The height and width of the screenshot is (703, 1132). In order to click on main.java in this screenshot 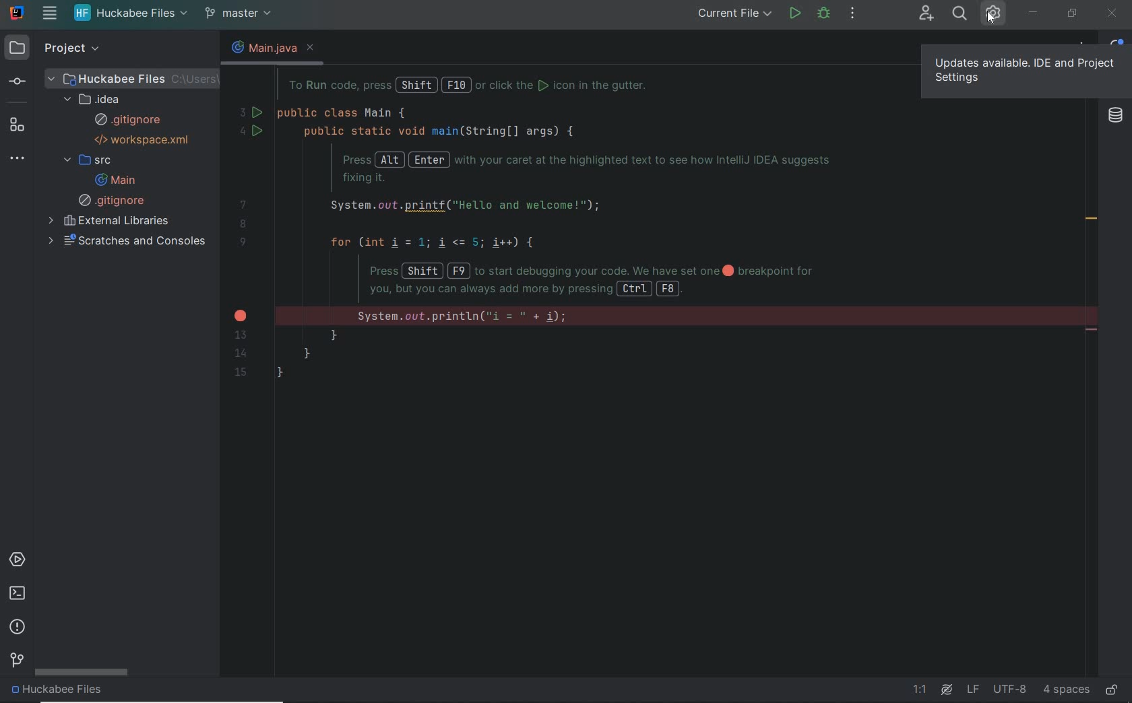, I will do `click(263, 47)`.